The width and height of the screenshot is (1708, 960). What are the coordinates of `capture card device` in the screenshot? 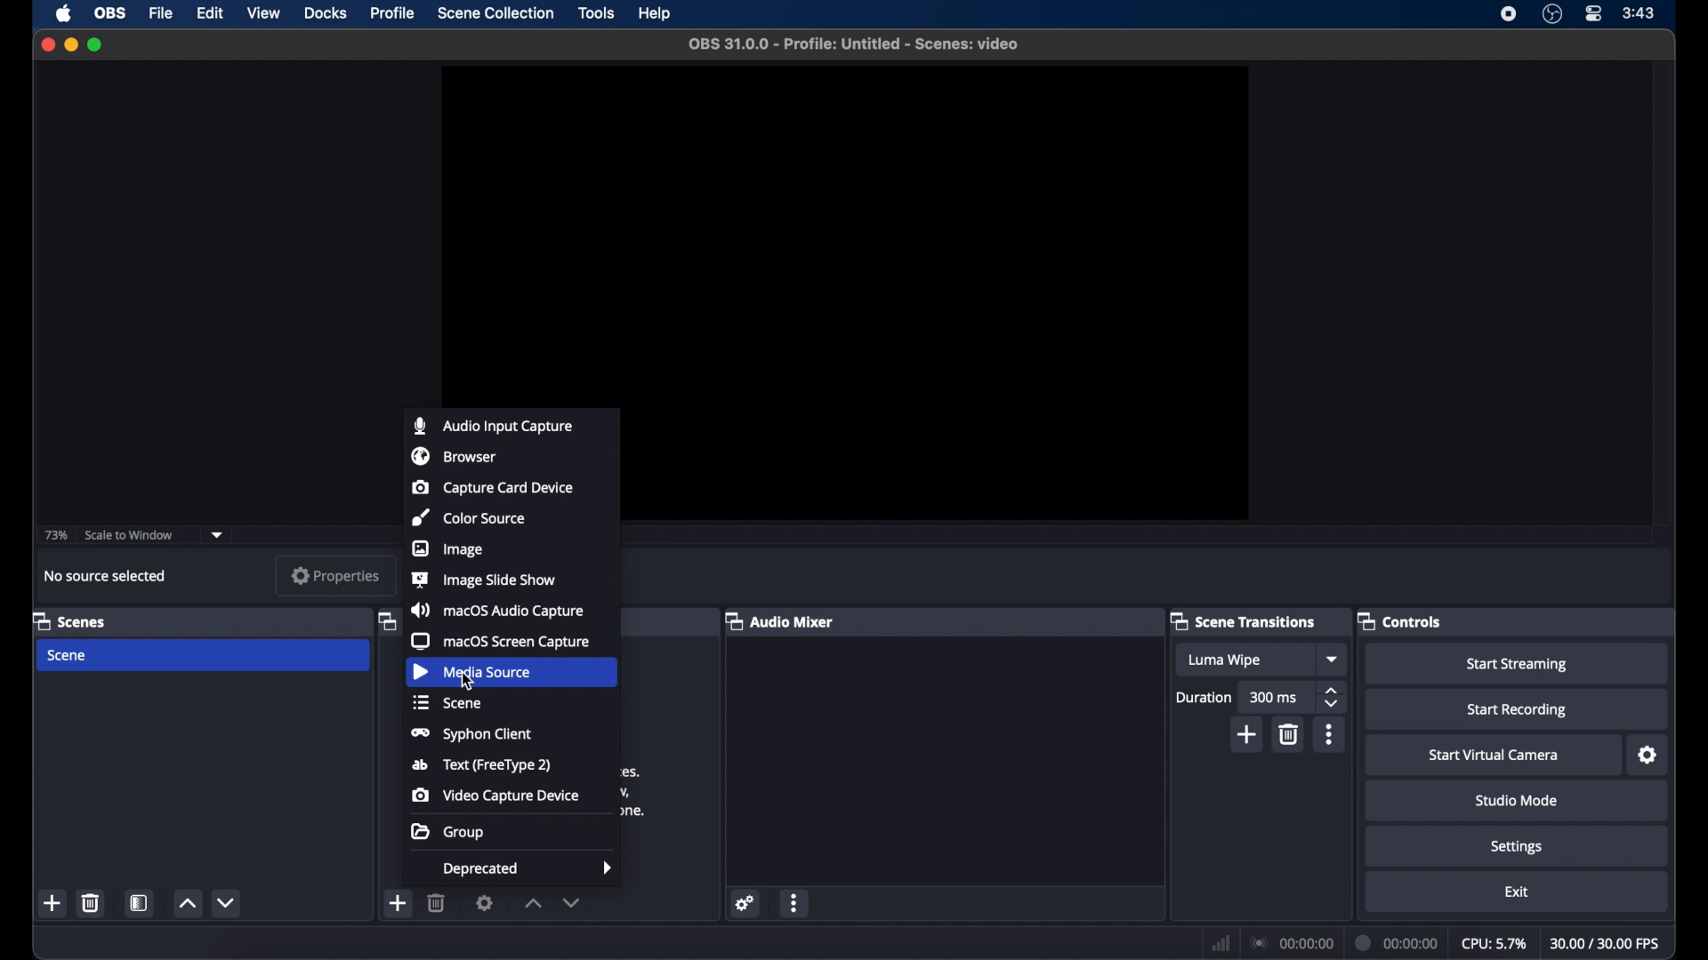 It's located at (493, 486).